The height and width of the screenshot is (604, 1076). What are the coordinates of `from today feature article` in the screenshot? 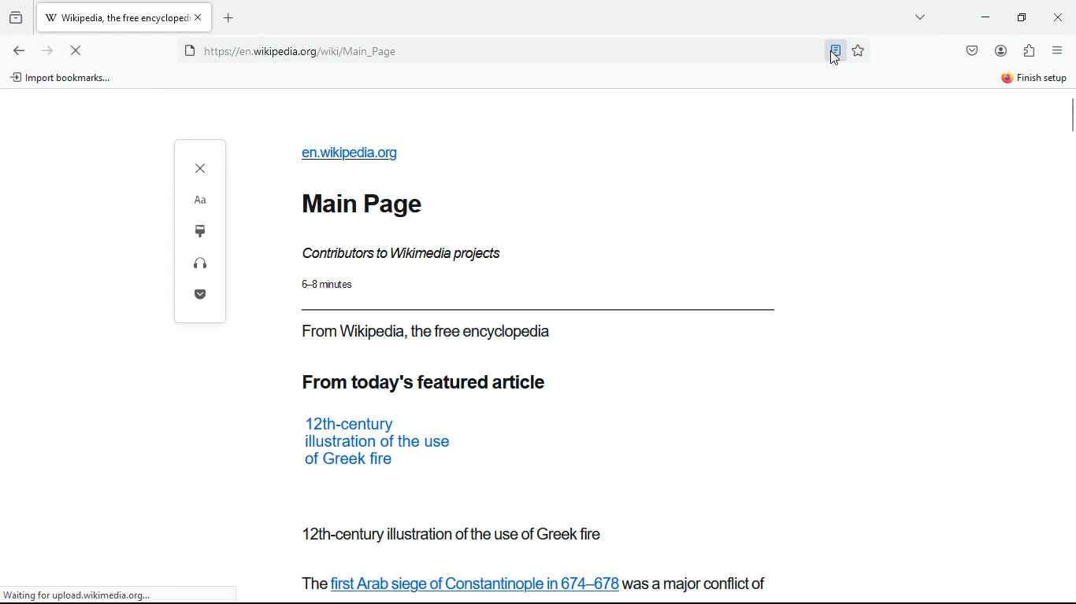 It's located at (439, 384).